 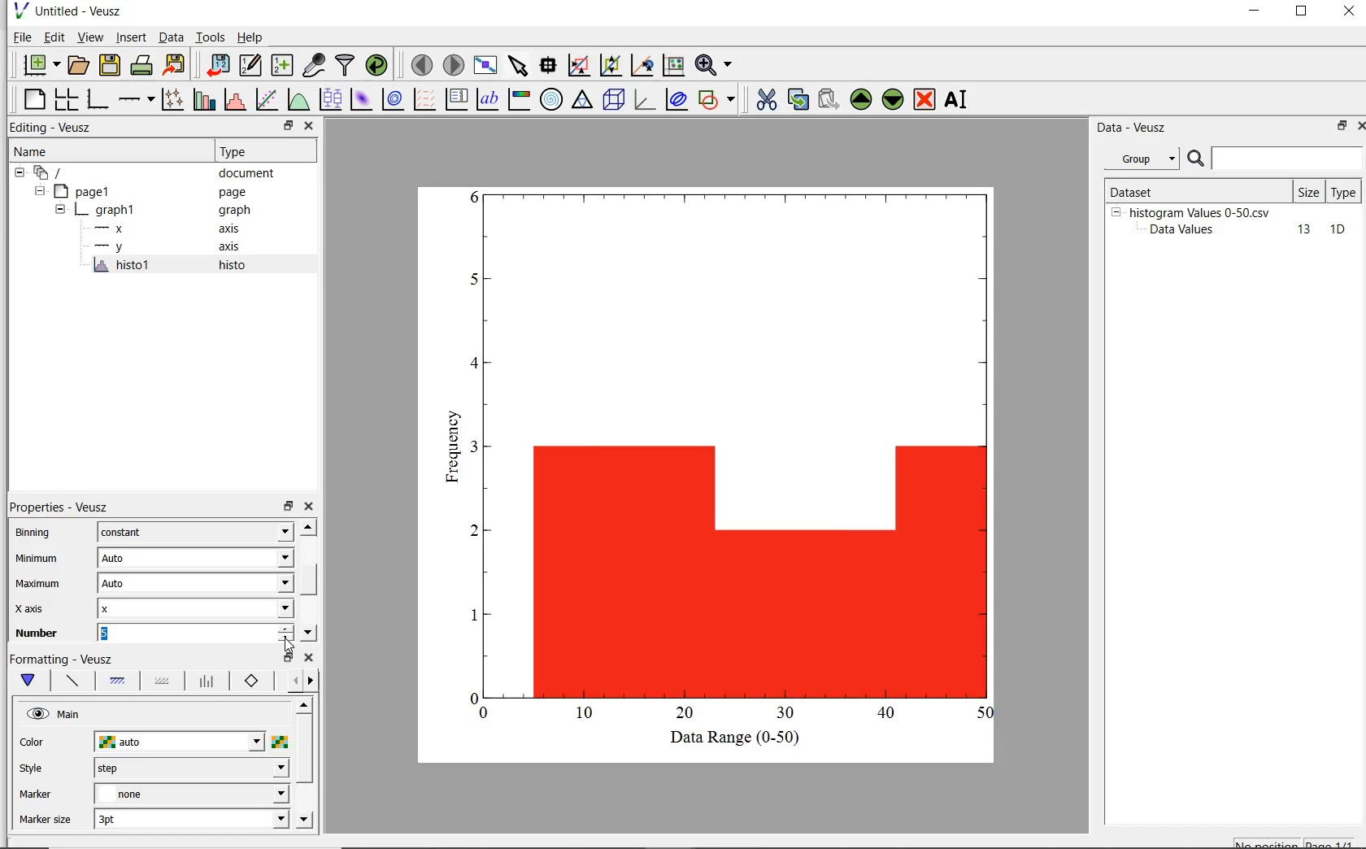 What do you see at coordinates (309, 578) in the screenshot?
I see `vertical scrollbar` at bounding box center [309, 578].